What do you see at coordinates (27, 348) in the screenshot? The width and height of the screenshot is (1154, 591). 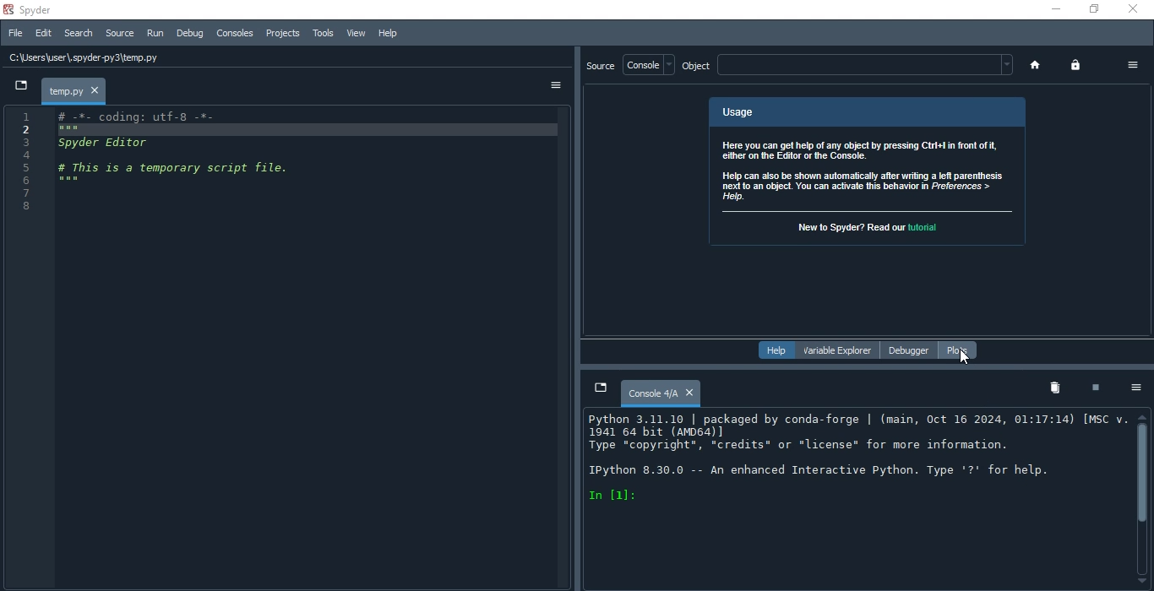 I see `line number` at bounding box center [27, 348].